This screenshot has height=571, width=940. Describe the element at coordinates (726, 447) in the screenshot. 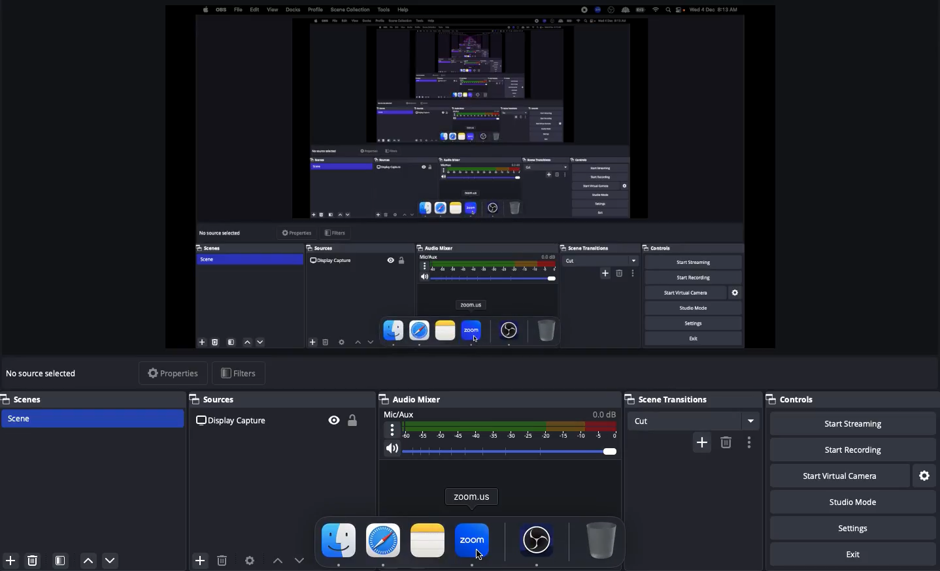

I see `delete` at that location.